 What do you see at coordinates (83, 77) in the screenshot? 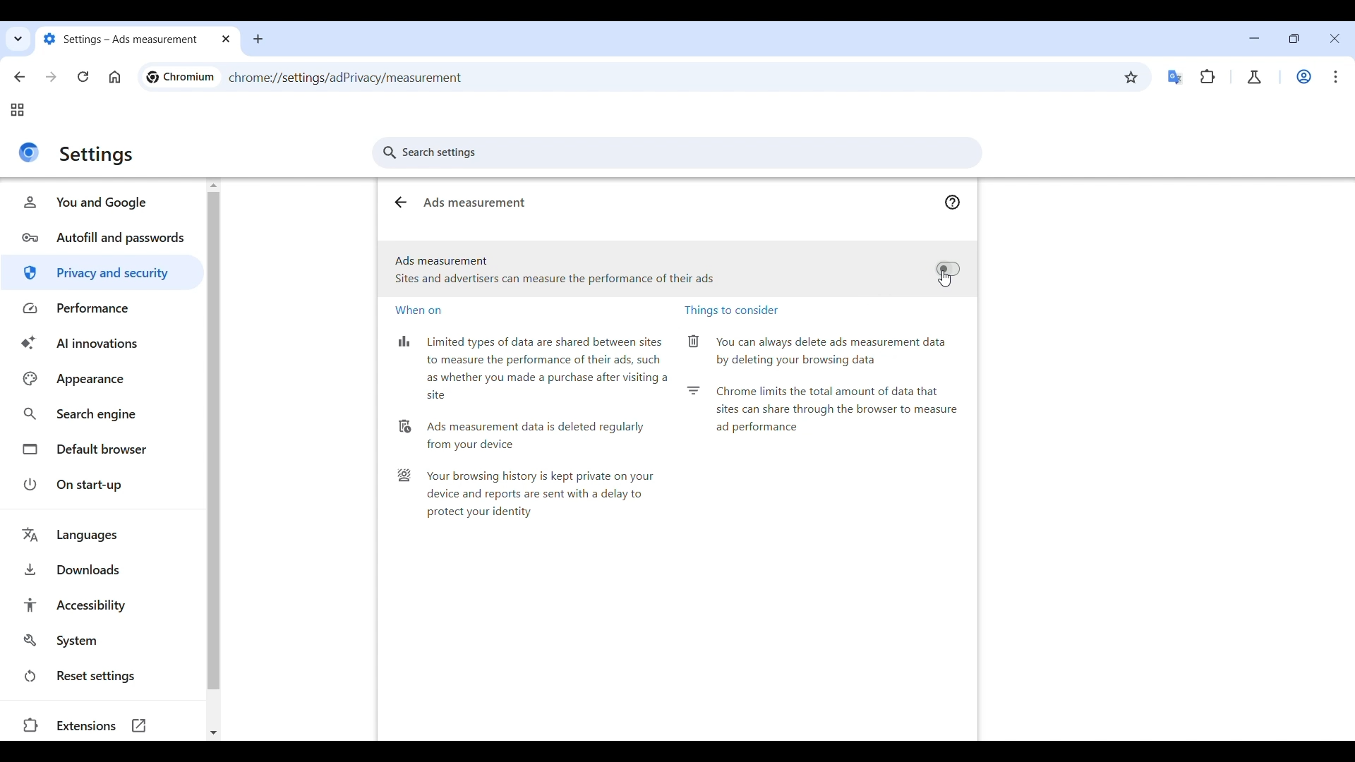
I see `Reload page` at bounding box center [83, 77].